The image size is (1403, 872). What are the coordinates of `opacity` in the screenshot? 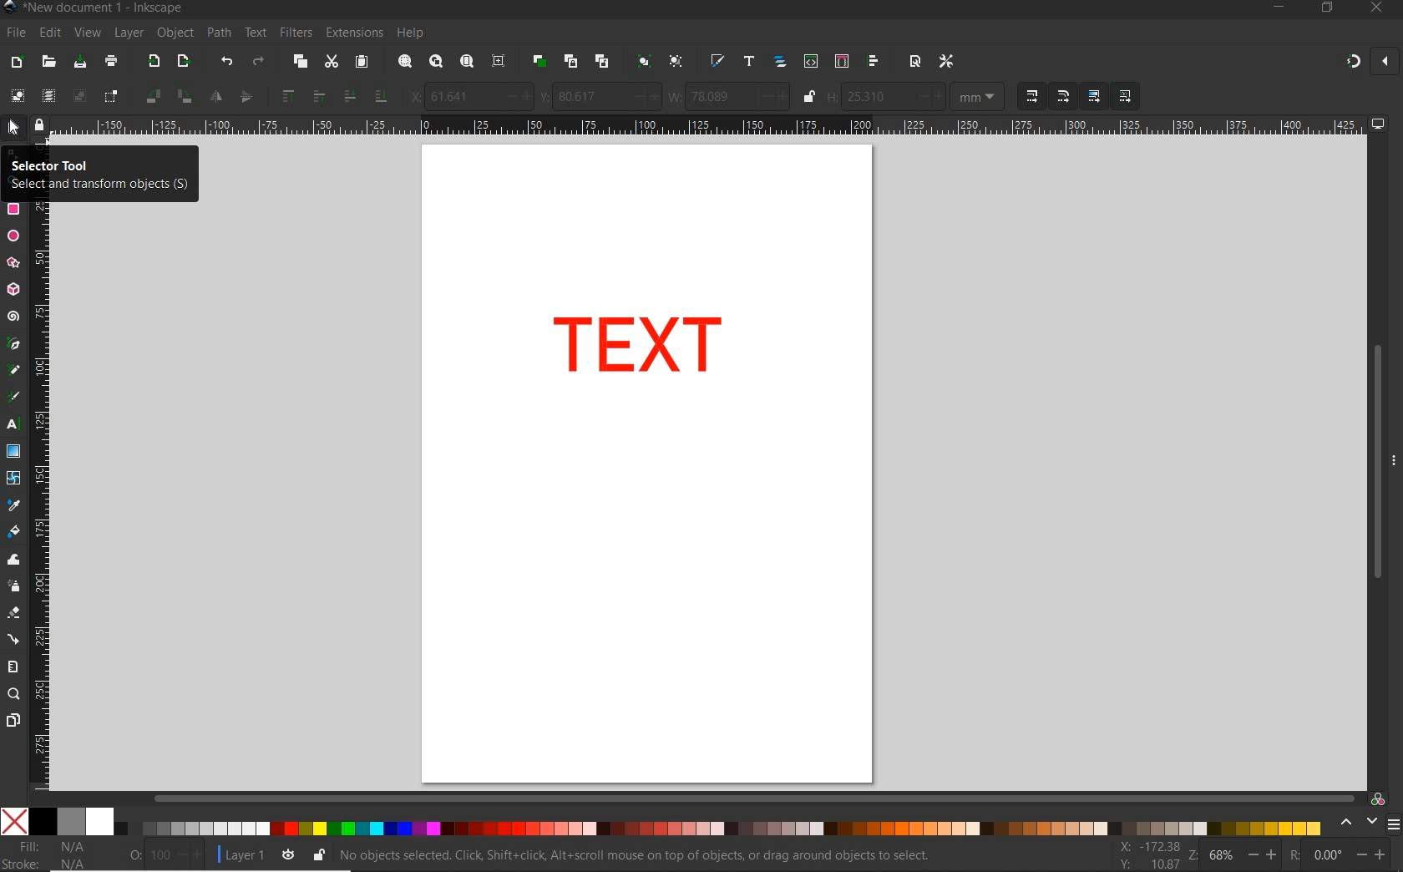 It's located at (154, 854).